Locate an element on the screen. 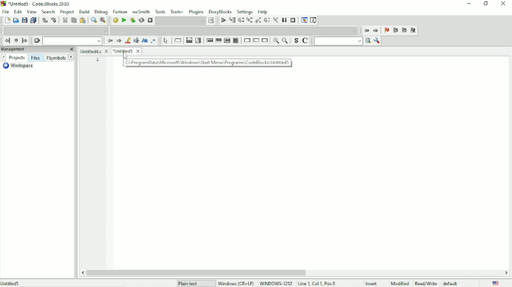 Image resolution: width=512 pixels, height=287 pixels. Next bookmark is located at coordinates (404, 30).